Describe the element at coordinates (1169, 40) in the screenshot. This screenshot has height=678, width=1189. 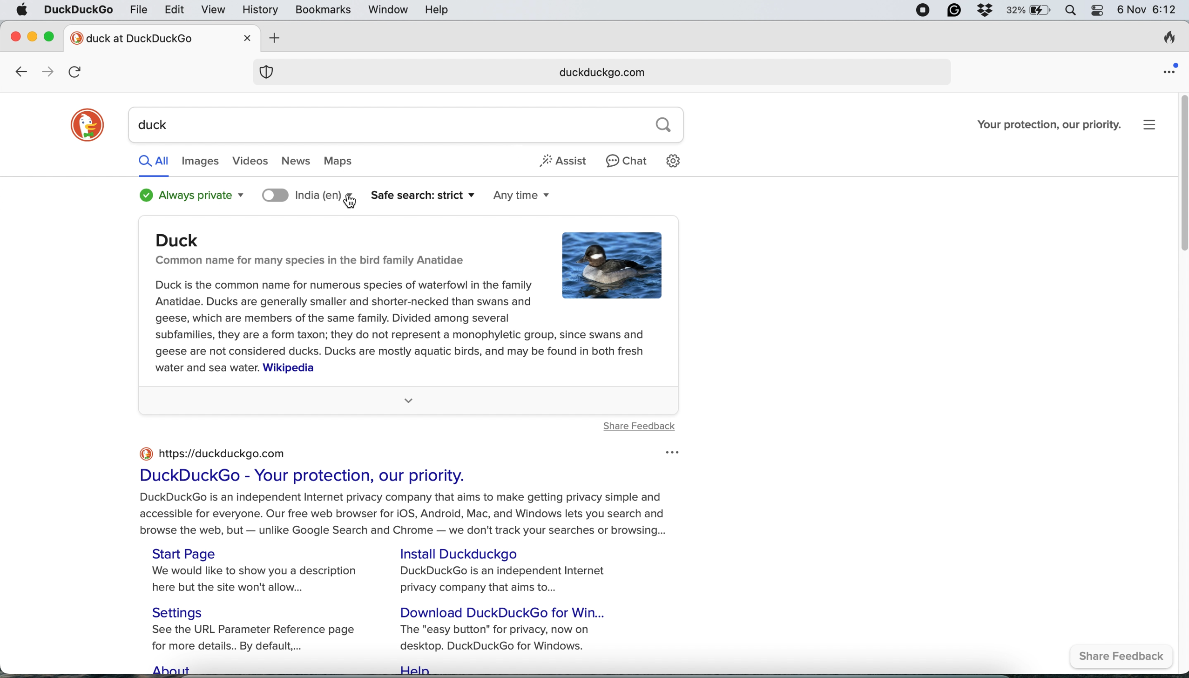
I see `clear browsing history` at that location.